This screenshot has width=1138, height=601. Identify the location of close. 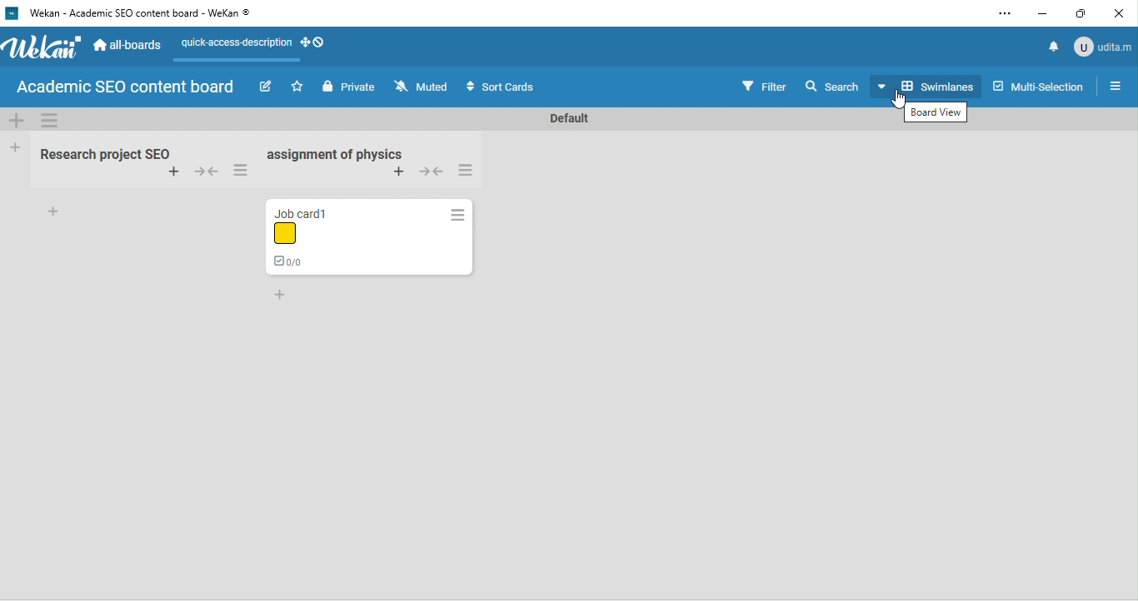
(1121, 12).